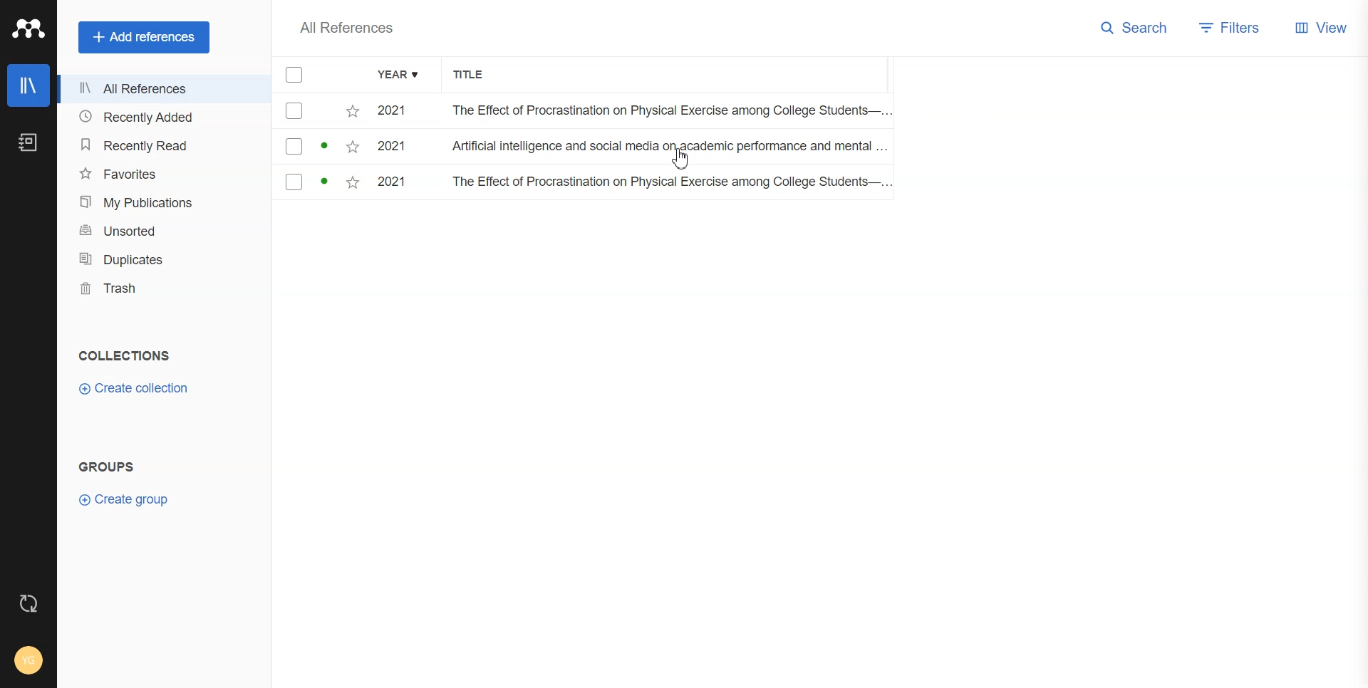 This screenshot has height=688, width=1368. I want to click on My Publication, so click(162, 202).